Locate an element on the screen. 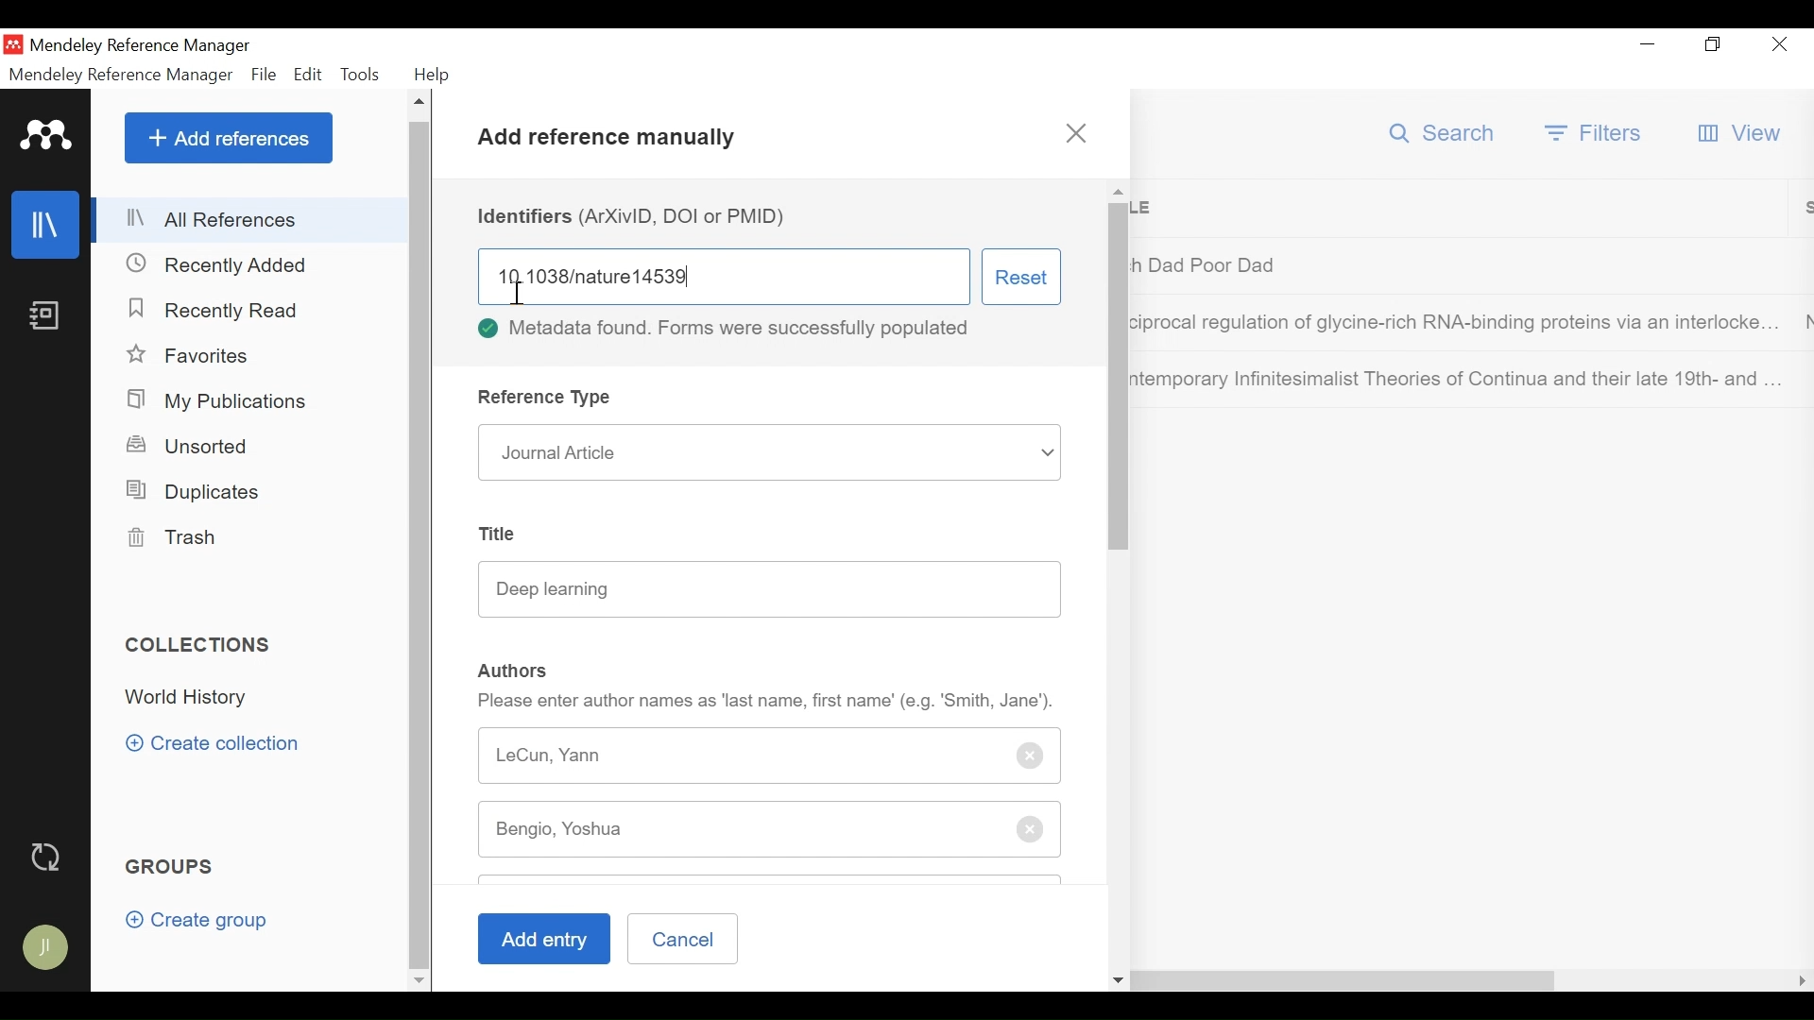 The height and width of the screenshot is (1020, 1814). Create group is located at coordinates (197, 921).